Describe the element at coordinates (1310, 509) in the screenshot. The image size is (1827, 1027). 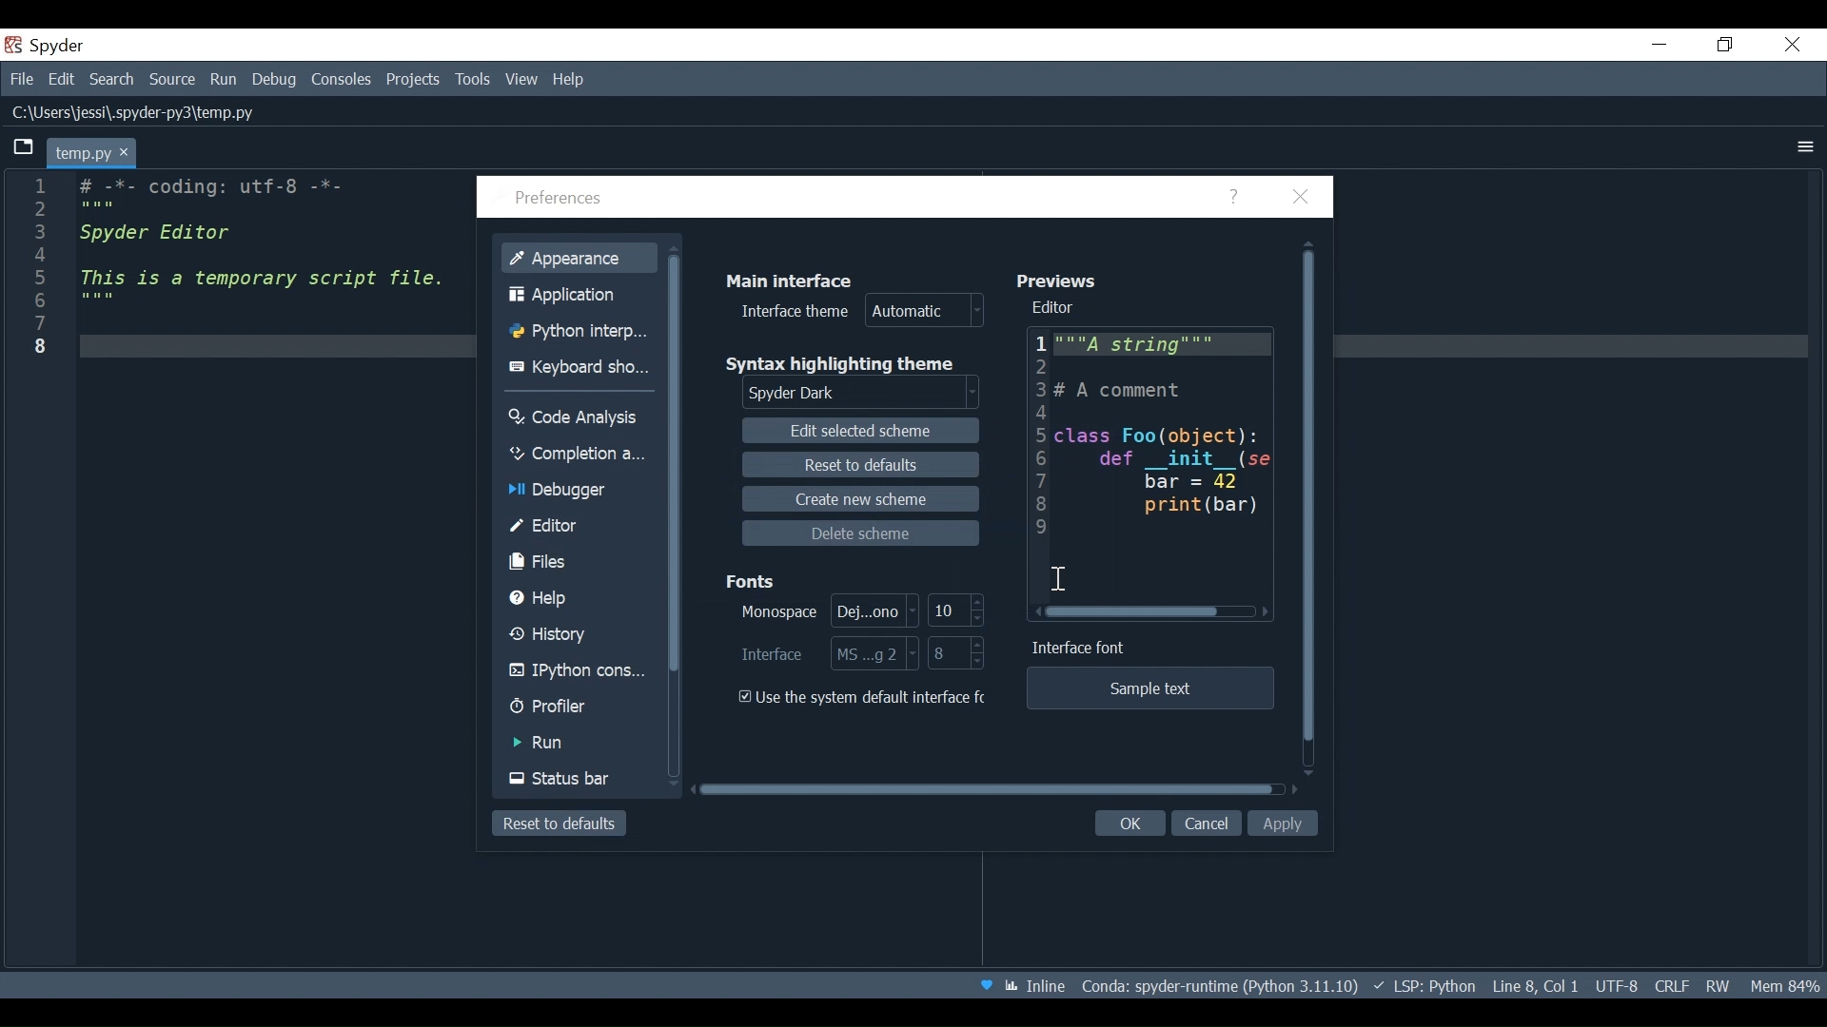
I see `Vertical Scroll bar` at that location.